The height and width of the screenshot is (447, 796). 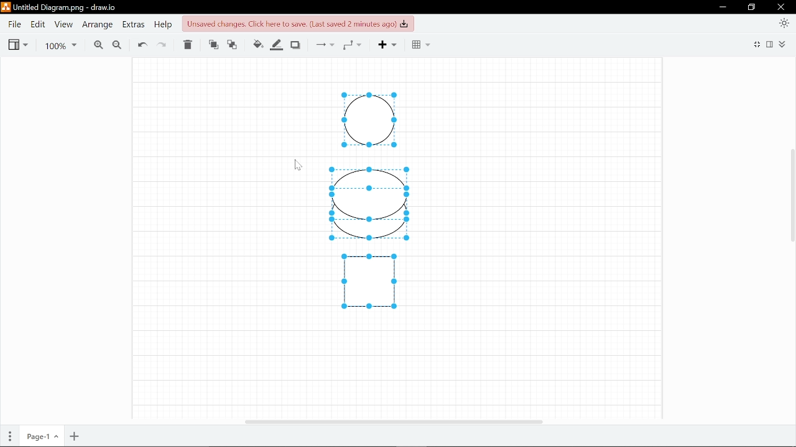 What do you see at coordinates (164, 45) in the screenshot?
I see `Redo` at bounding box center [164, 45].